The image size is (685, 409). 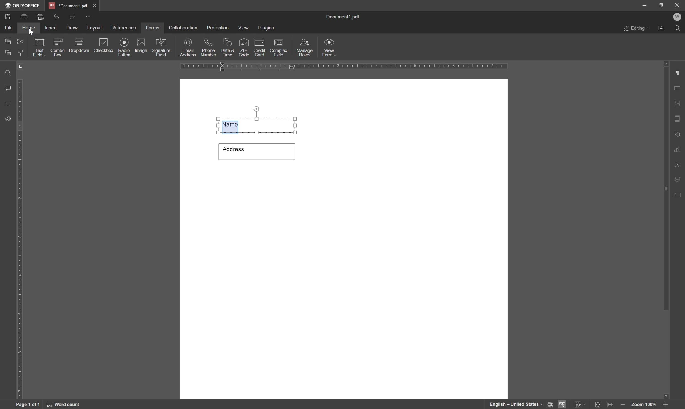 I want to click on chart settings, so click(x=679, y=150).